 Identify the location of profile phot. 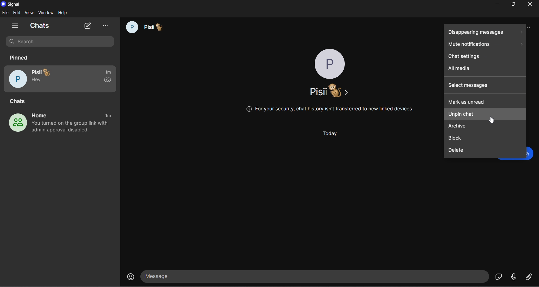
(331, 64).